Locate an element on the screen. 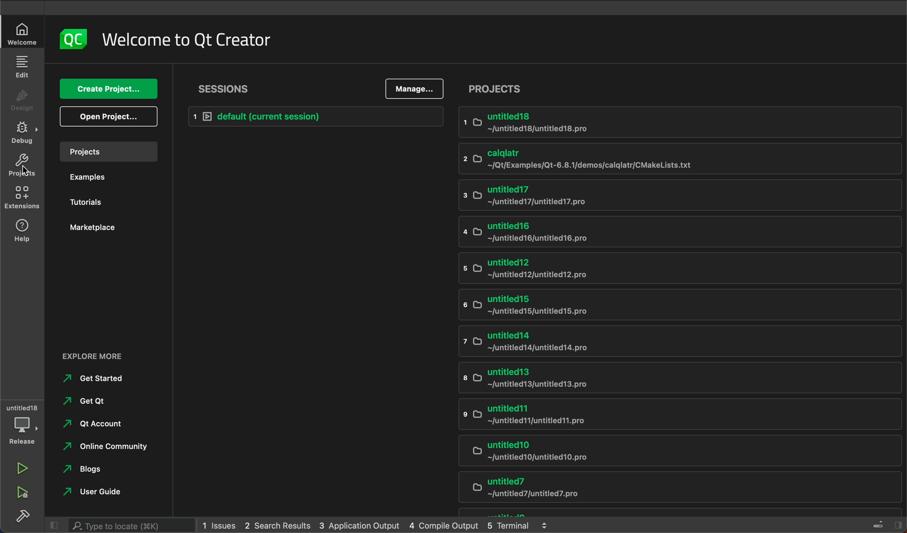  welcome to qt creator is located at coordinates (188, 38).